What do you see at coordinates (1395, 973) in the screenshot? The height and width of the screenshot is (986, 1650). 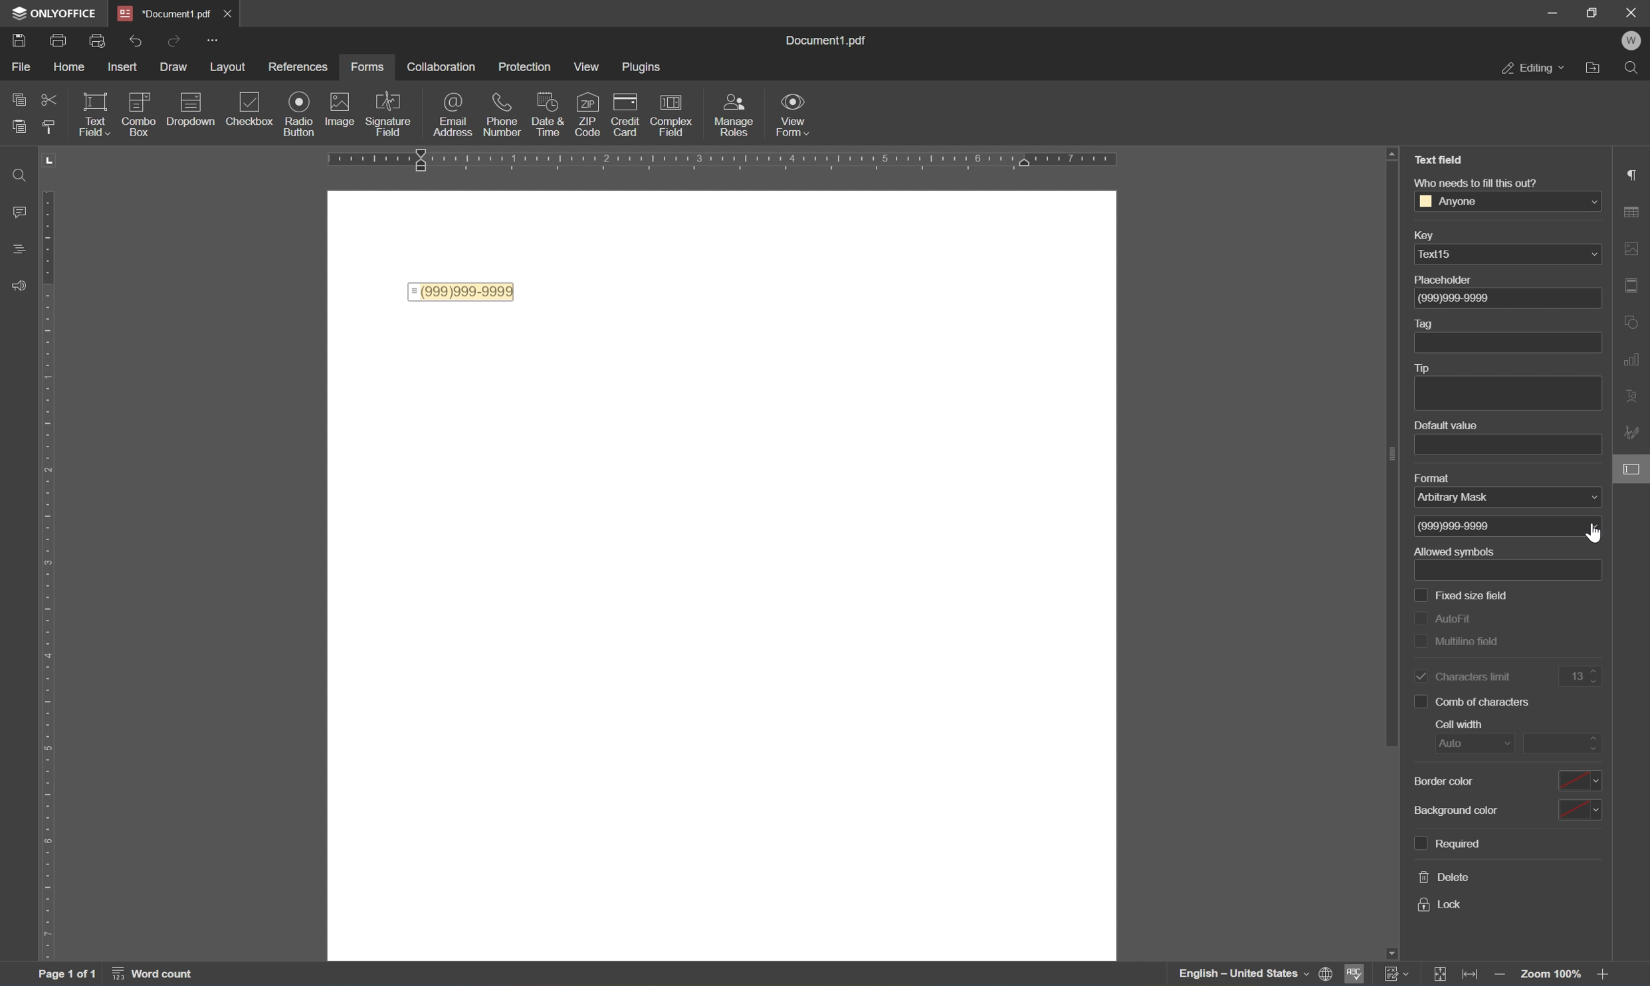 I see `track changes` at bounding box center [1395, 973].